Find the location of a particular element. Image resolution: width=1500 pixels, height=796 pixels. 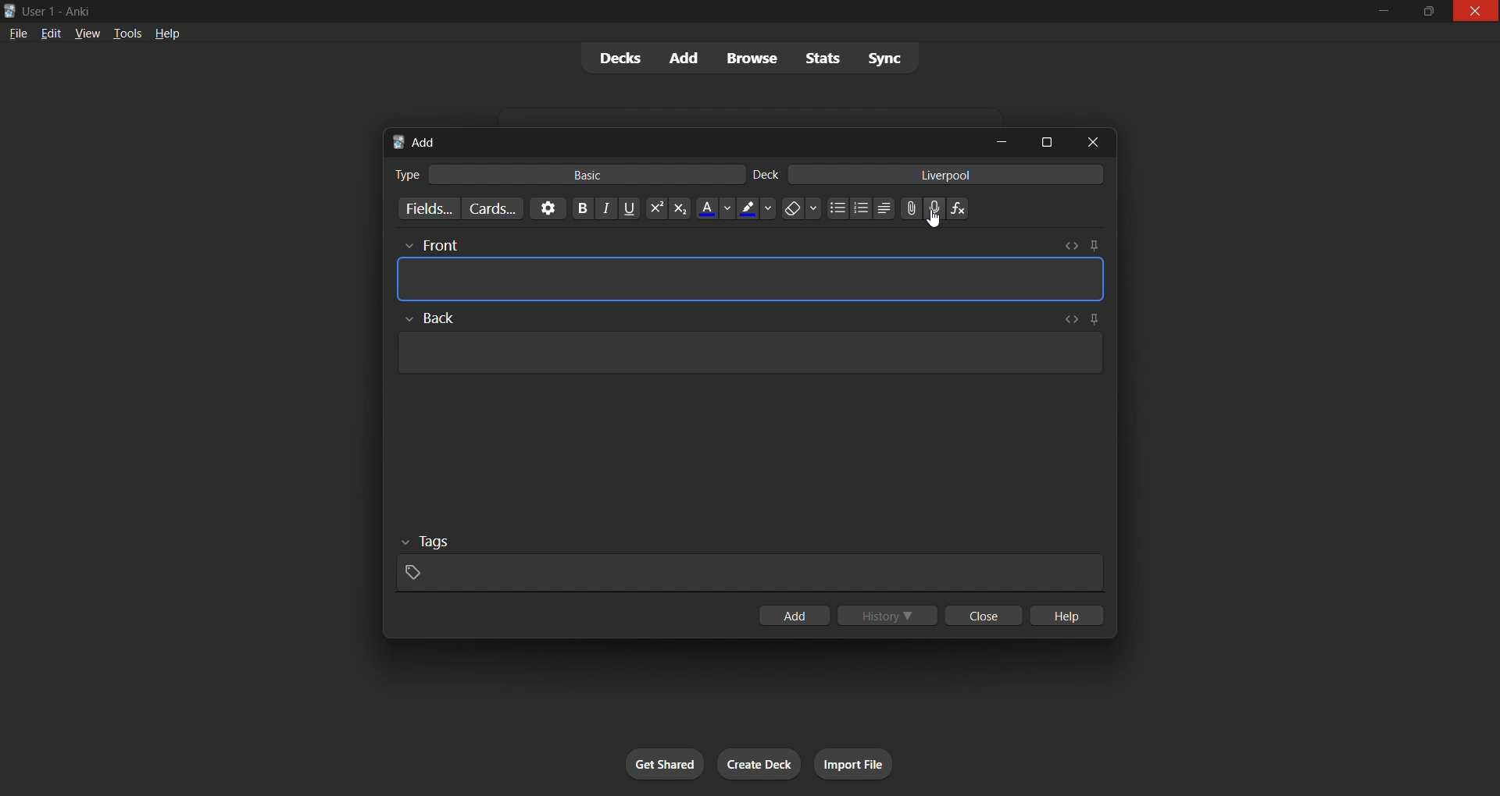

close is located at coordinates (984, 616).